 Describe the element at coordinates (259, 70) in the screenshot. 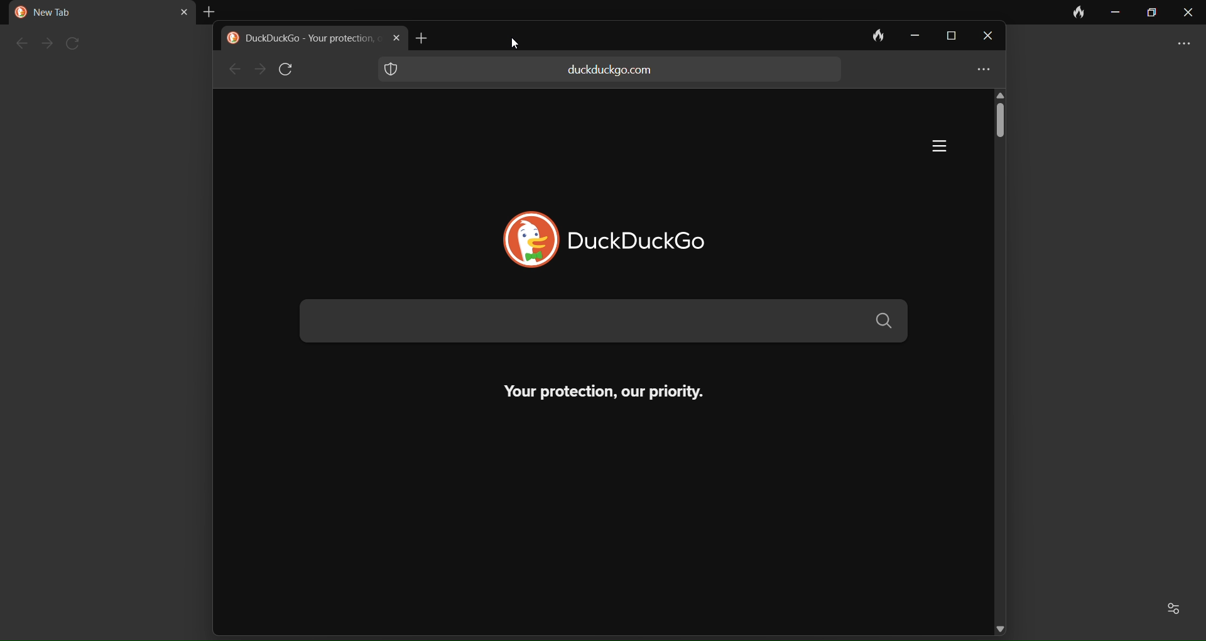

I see `next` at that location.